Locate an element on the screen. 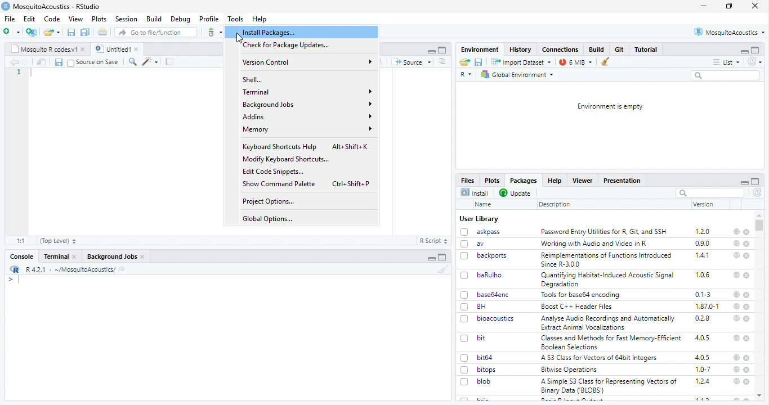 The width and height of the screenshot is (769, 405). checkbox is located at coordinates (466, 358).